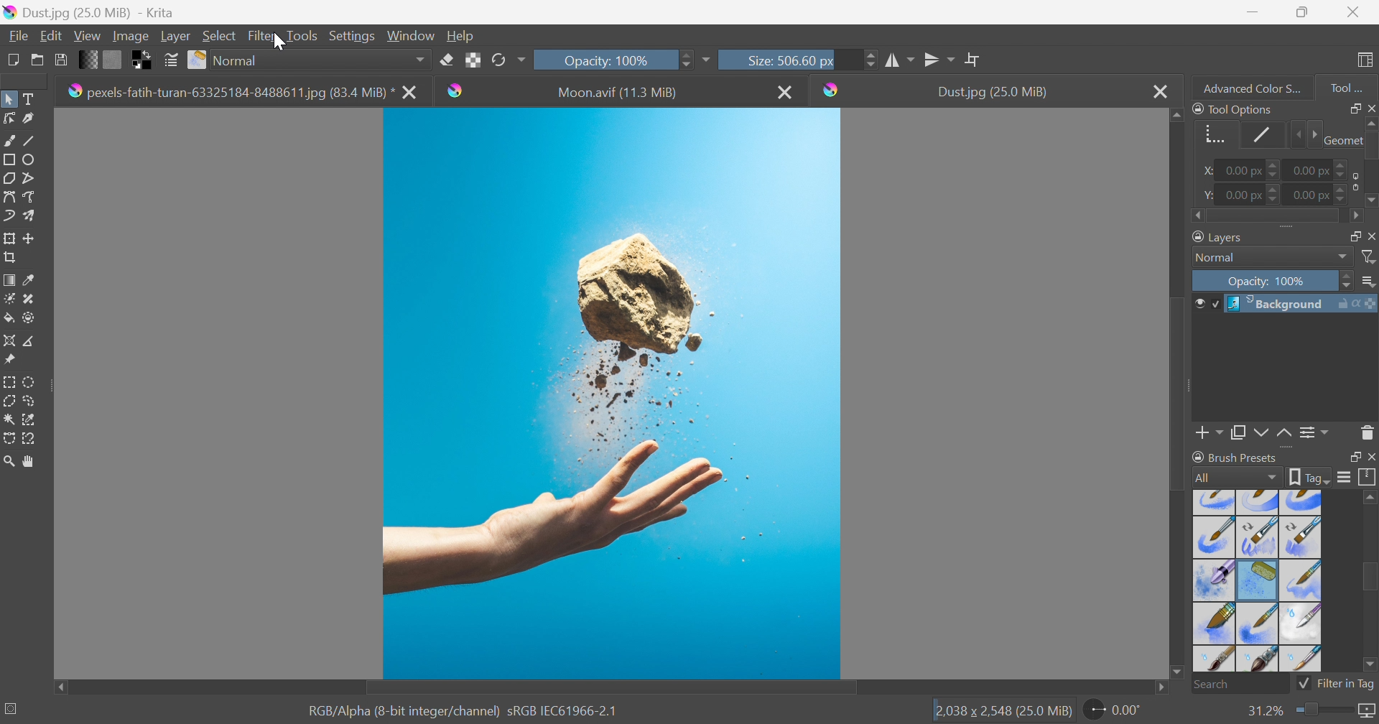 This screenshot has width=1379, height=724. Describe the element at coordinates (33, 418) in the screenshot. I see `selection tool` at that location.